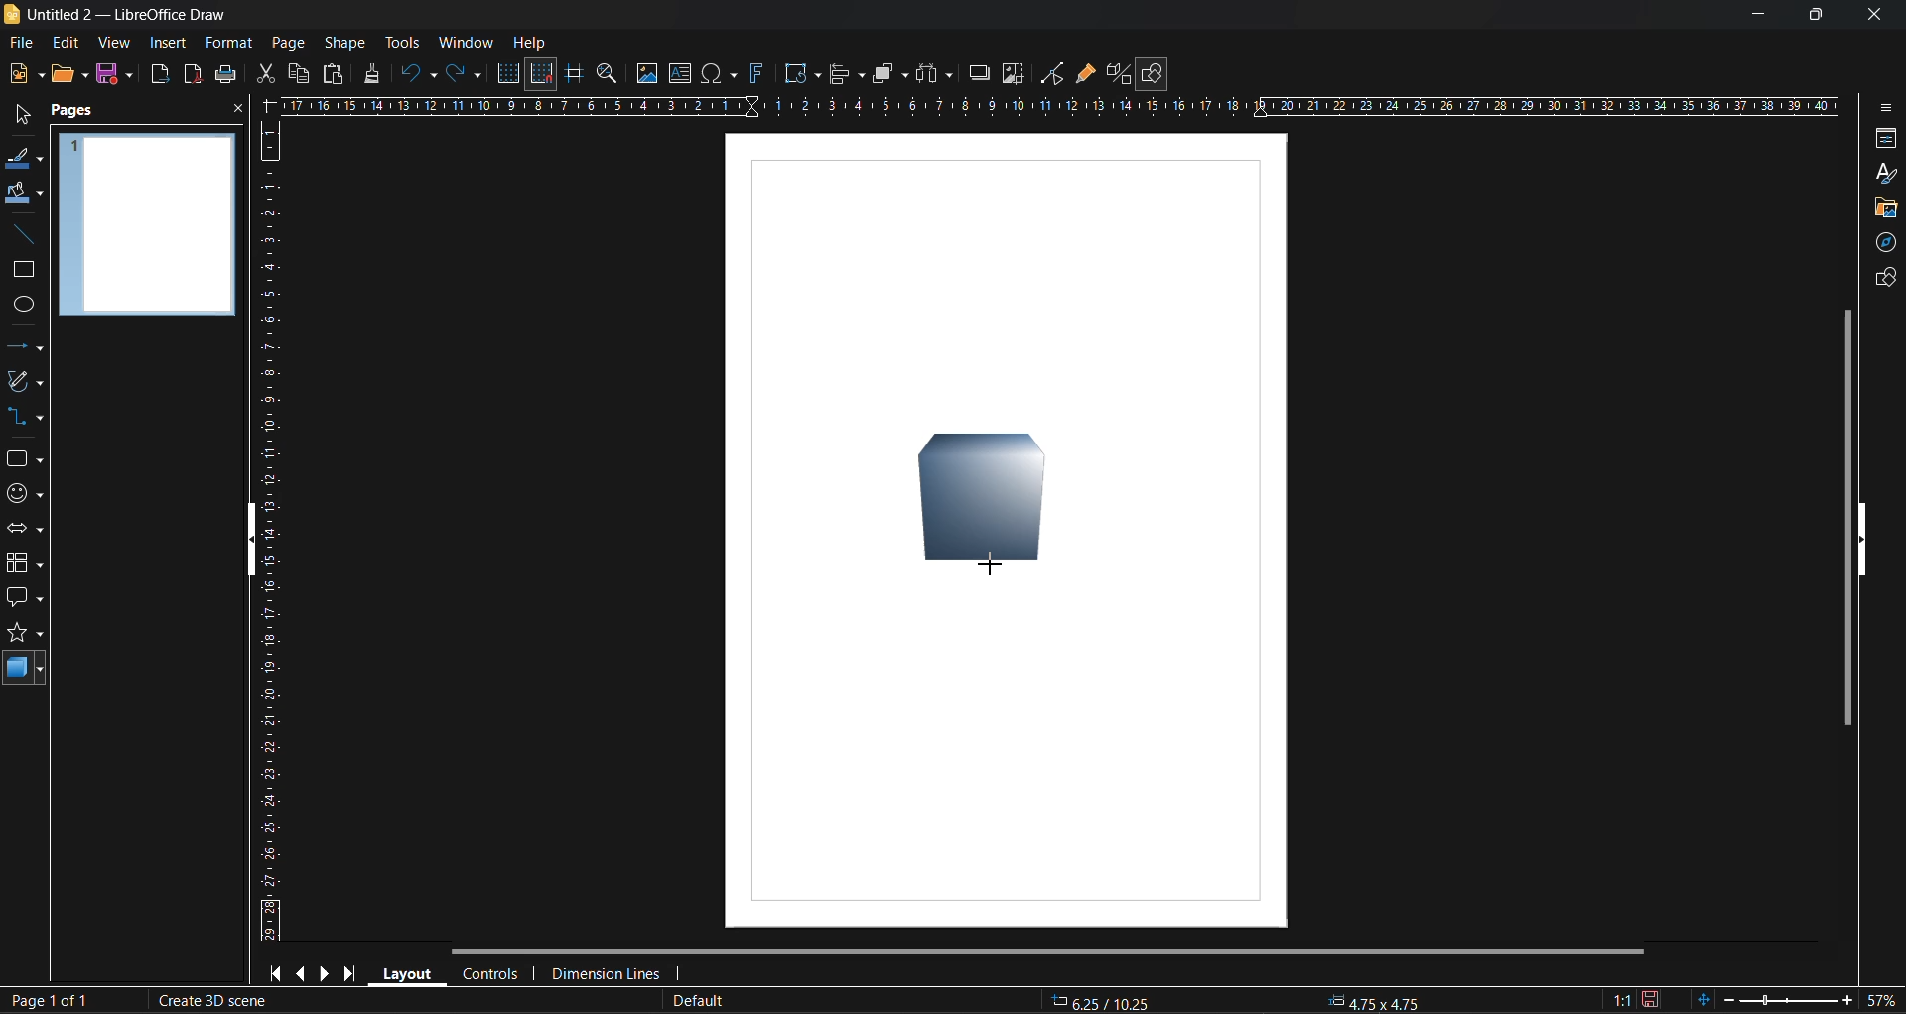  I want to click on symbols, so click(22, 492).